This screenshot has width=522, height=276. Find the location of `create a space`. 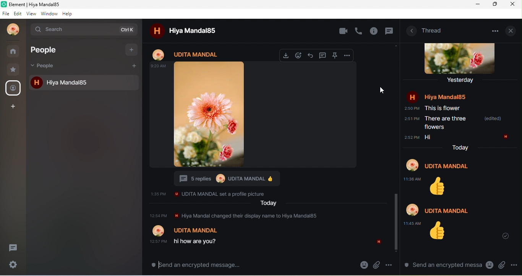

create a space is located at coordinates (13, 107).